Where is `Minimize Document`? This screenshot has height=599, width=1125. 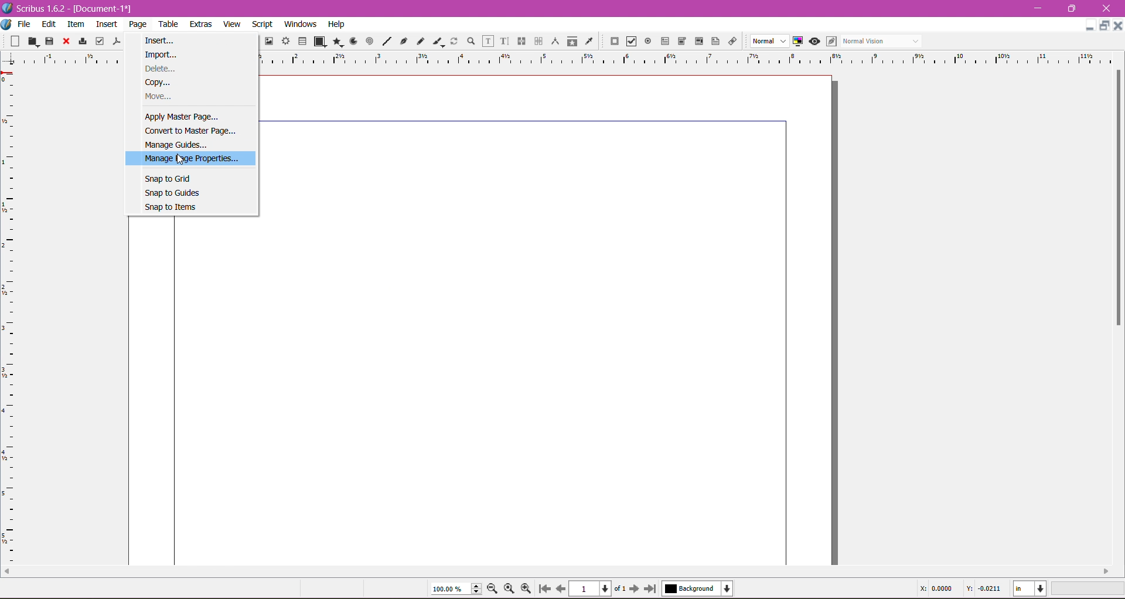 Minimize Document is located at coordinates (1090, 25).